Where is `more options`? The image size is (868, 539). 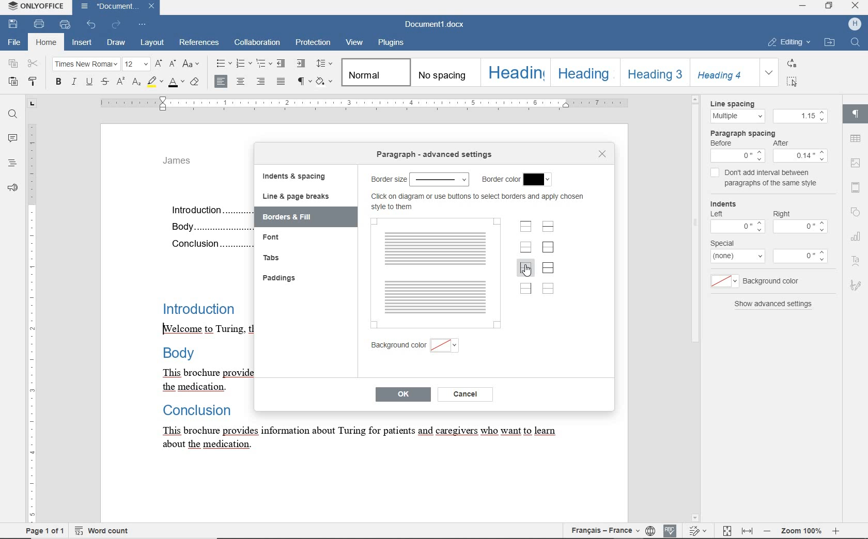
more options is located at coordinates (736, 226).